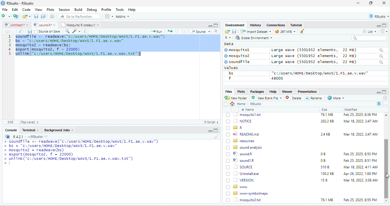 Image resolution: width=390 pixels, height=206 pixels. I want to click on Mar 18, 2022, 2:47 AM, so click(359, 142).